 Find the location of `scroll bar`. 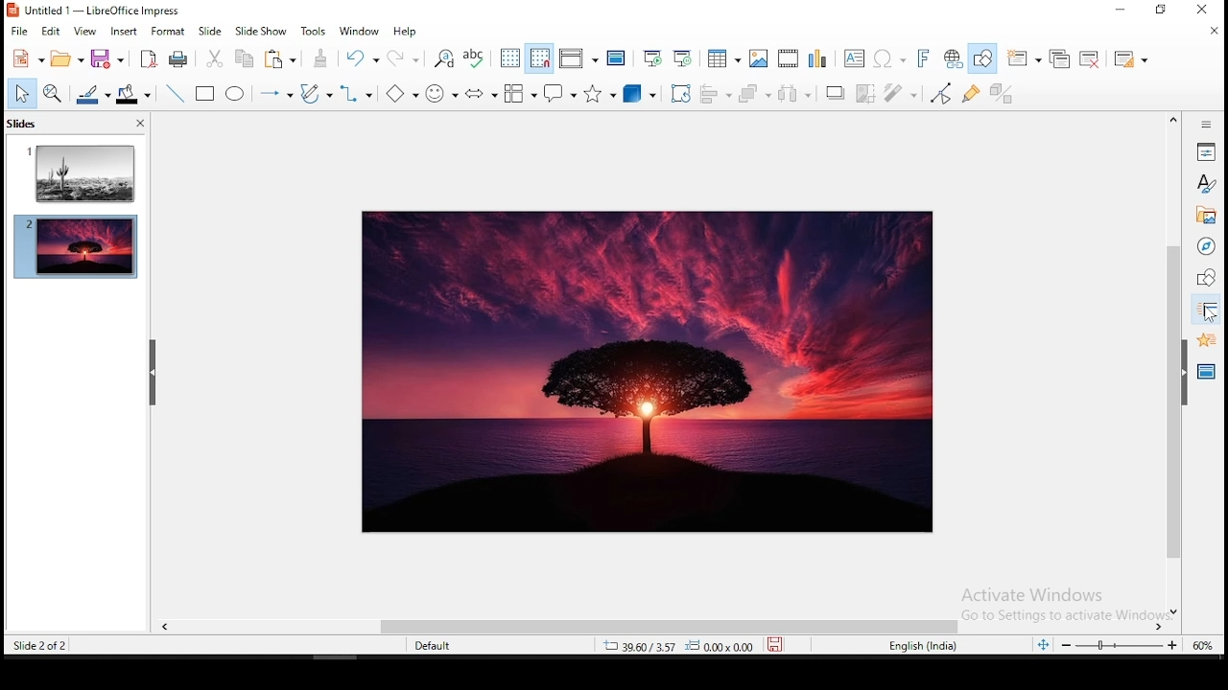

scroll bar is located at coordinates (1173, 364).